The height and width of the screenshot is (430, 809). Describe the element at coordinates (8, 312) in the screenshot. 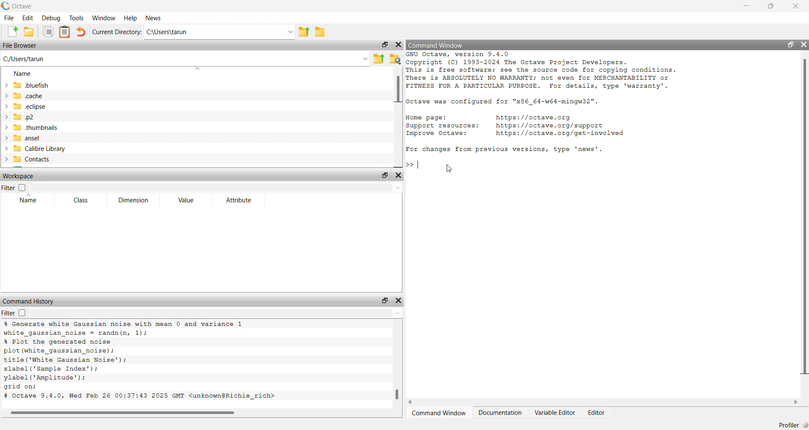

I see `filter` at that location.